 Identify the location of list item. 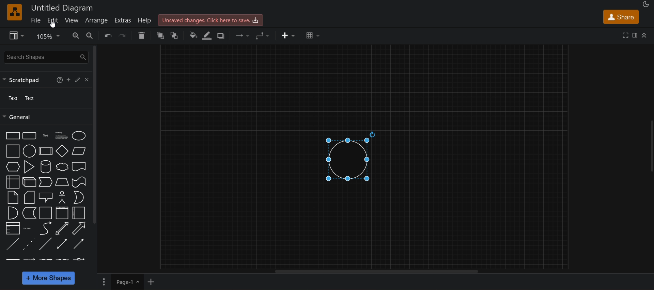
(28, 228).